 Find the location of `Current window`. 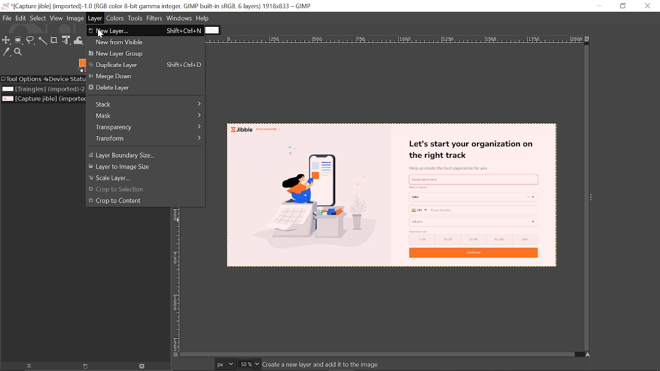

Current window is located at coordinates (163, 9).